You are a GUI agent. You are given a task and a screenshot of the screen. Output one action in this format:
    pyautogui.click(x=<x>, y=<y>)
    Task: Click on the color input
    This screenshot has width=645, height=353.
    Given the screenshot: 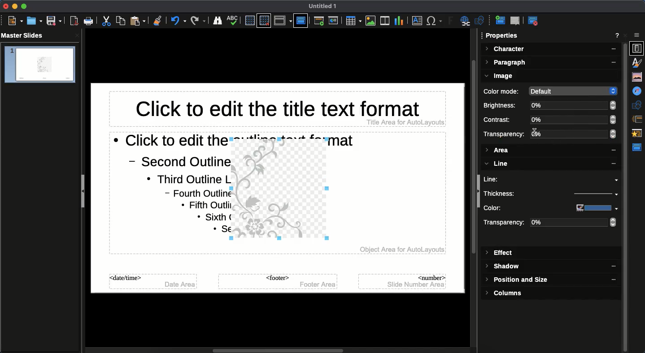 What is the action you would take?
    pyautogui.click(x=593, y=208)
    